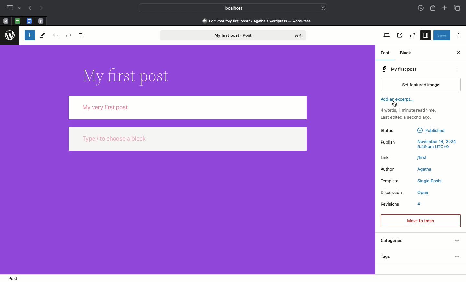 The width and height of the screenshot is (466, 282). I want to click on Save, so click(442, 35).